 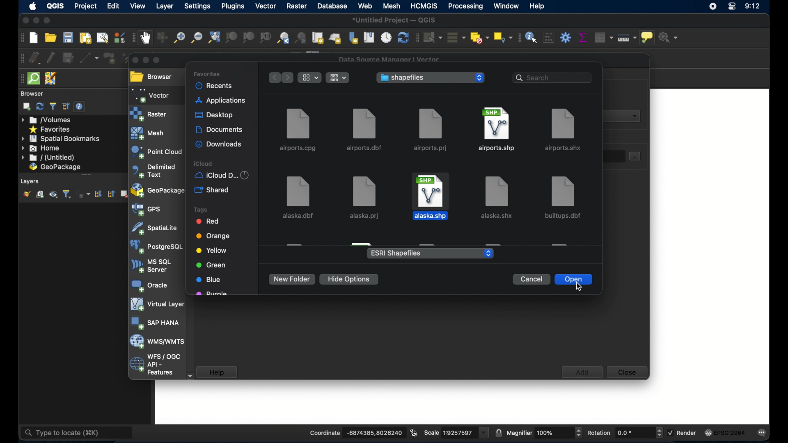 I want to click on save project, so click(x=69, y=38).